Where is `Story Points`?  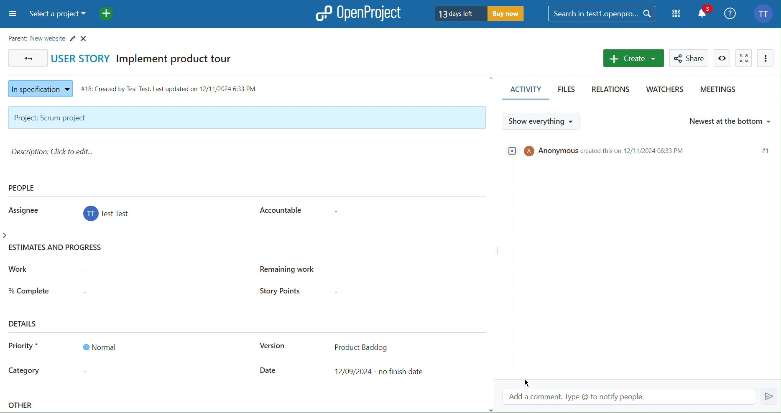
Story Points is located at coordinates (278, 292).